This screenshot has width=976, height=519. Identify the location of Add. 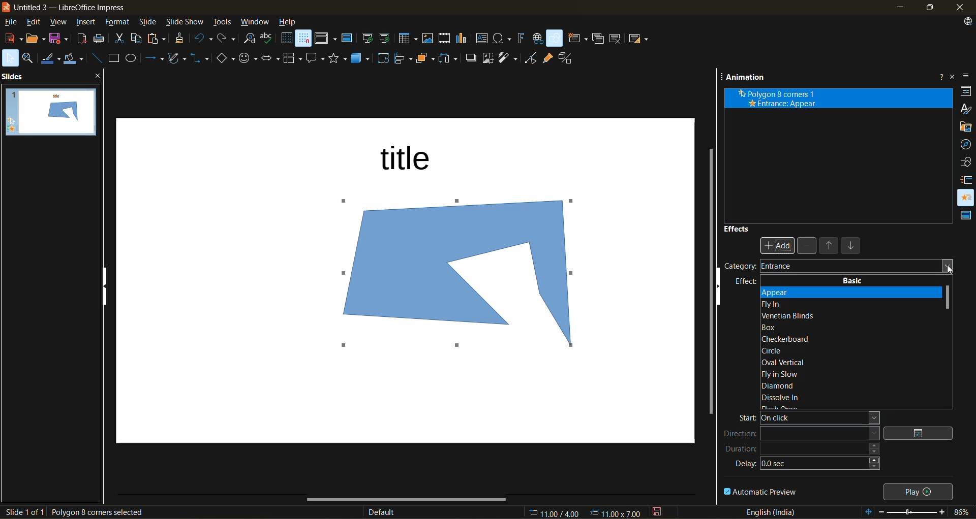
(779, 247).